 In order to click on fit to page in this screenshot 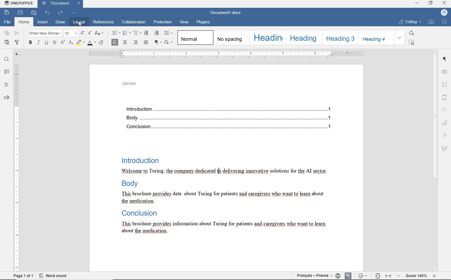, I will do `click(378, 275)`.